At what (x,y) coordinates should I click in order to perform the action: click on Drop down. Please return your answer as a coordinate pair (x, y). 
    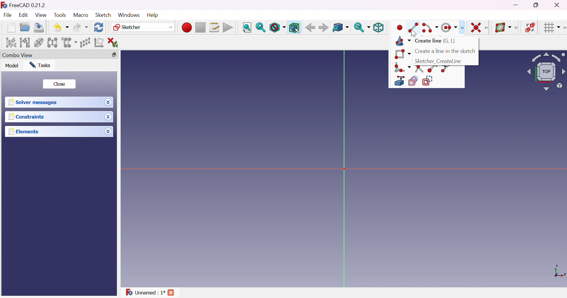
    Looking at the image, I should click on (109, 132).